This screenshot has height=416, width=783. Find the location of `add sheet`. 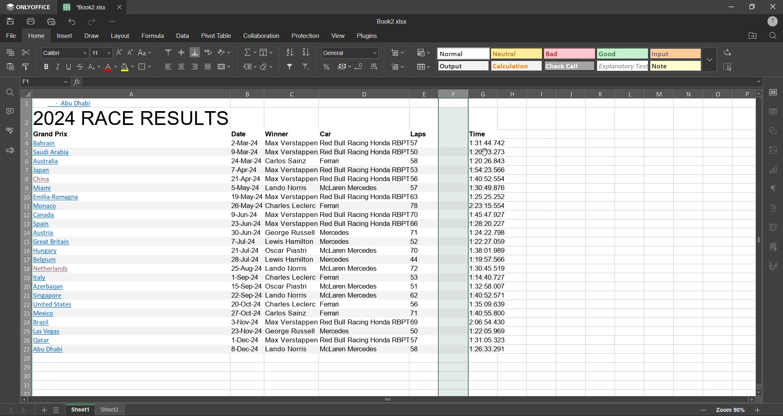

add sheet is located at coordinates (44, 410).